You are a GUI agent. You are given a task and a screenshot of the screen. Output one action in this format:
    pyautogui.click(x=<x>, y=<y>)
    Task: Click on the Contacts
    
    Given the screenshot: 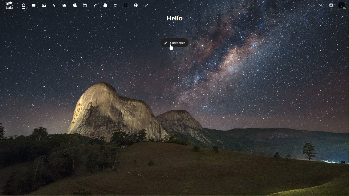 What is the action you would take?
    pyautogui.click(x=74, y=5)
    